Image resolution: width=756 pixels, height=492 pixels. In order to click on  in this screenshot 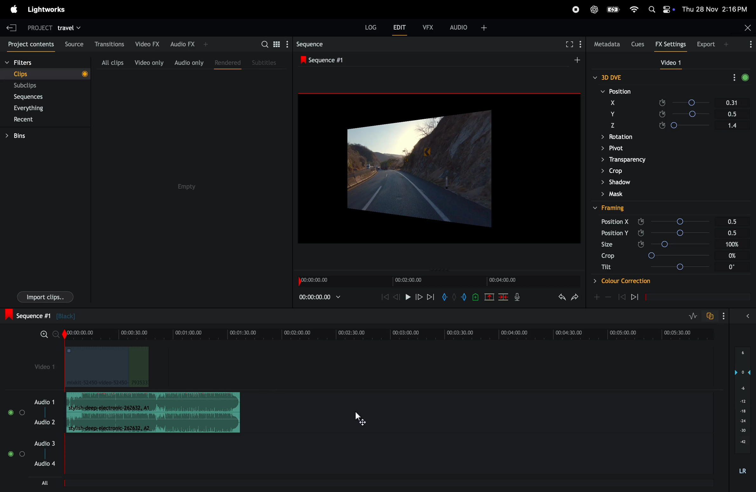, I will do `click(627, 193)`.